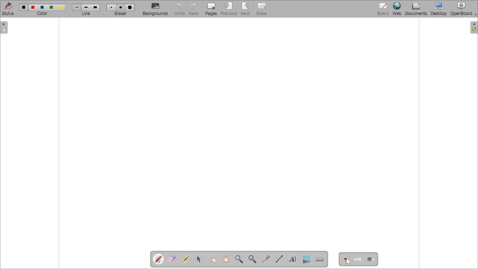 The image size is (478, 269). What do you see at coordinates (4, 27) in the screenshot?
I see `show sidebar` at bounding box center [4, 27].